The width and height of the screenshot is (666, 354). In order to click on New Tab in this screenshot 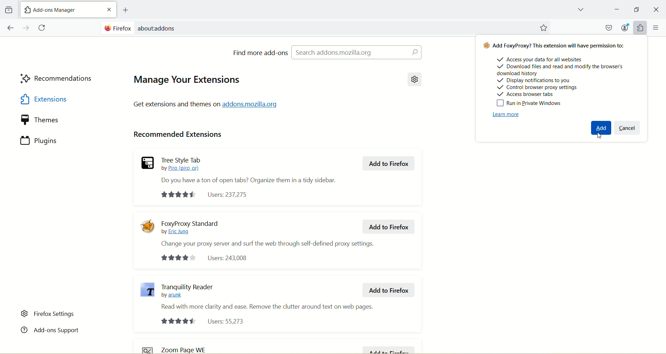, I will do `click(61, 9)`.